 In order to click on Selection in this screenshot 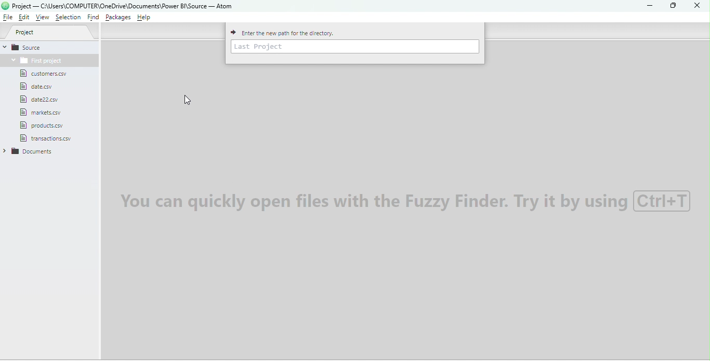, I will do `click(70, 19)`.